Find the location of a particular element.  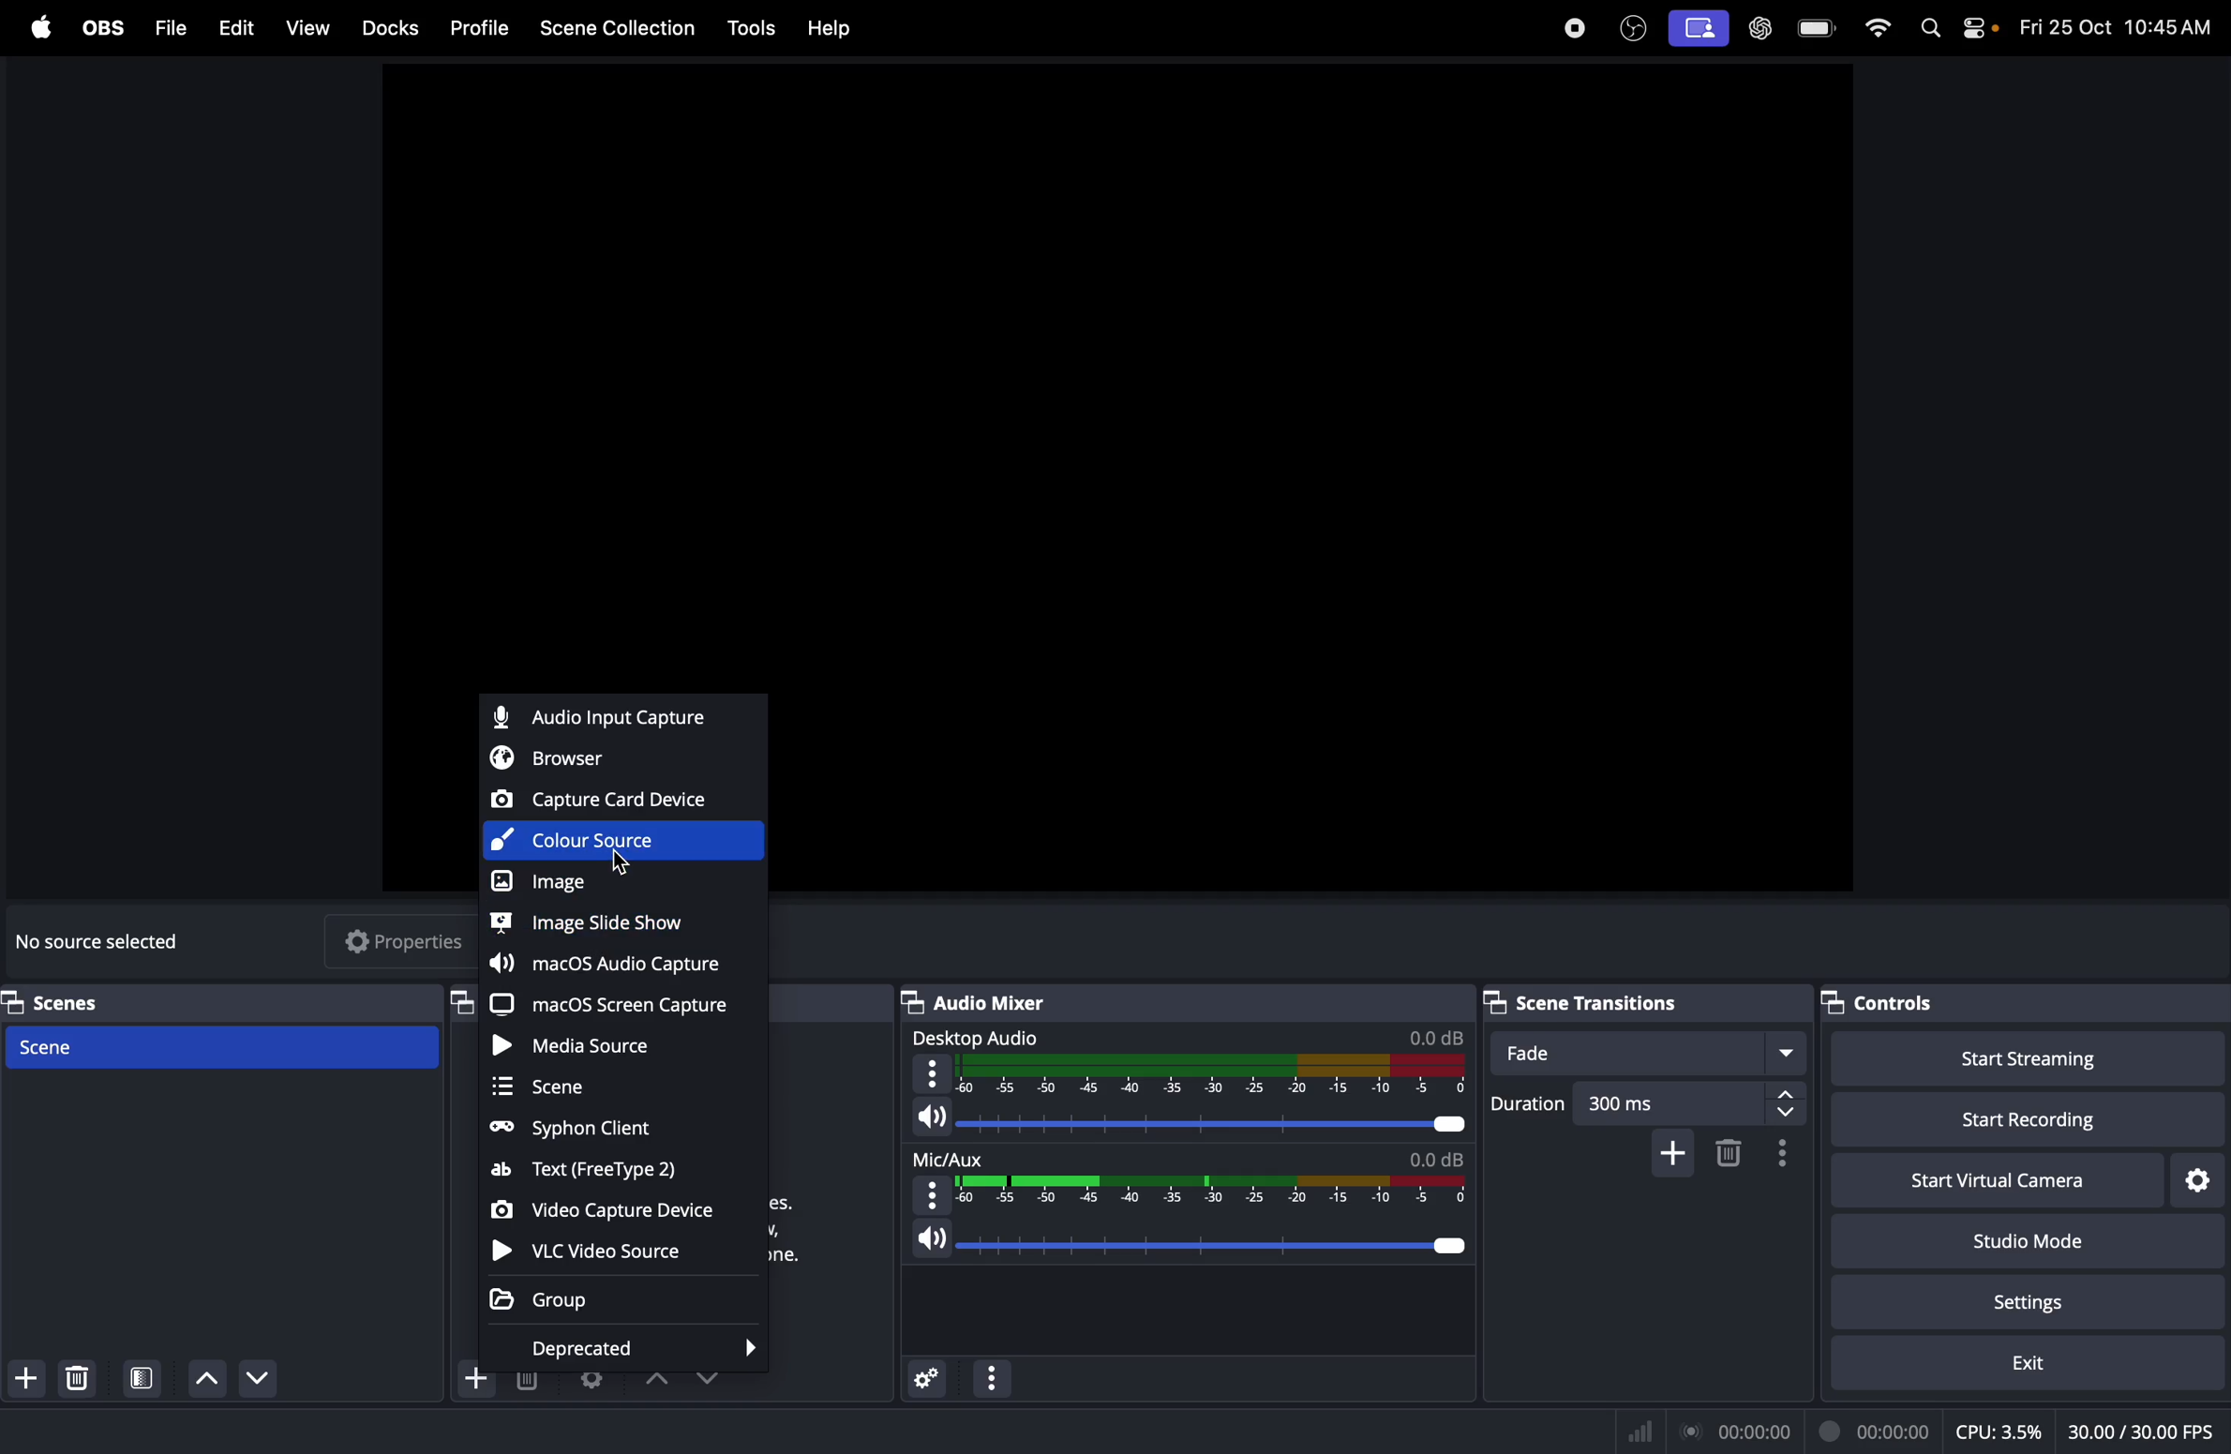

setting is located at coordinates (2047, 1298).